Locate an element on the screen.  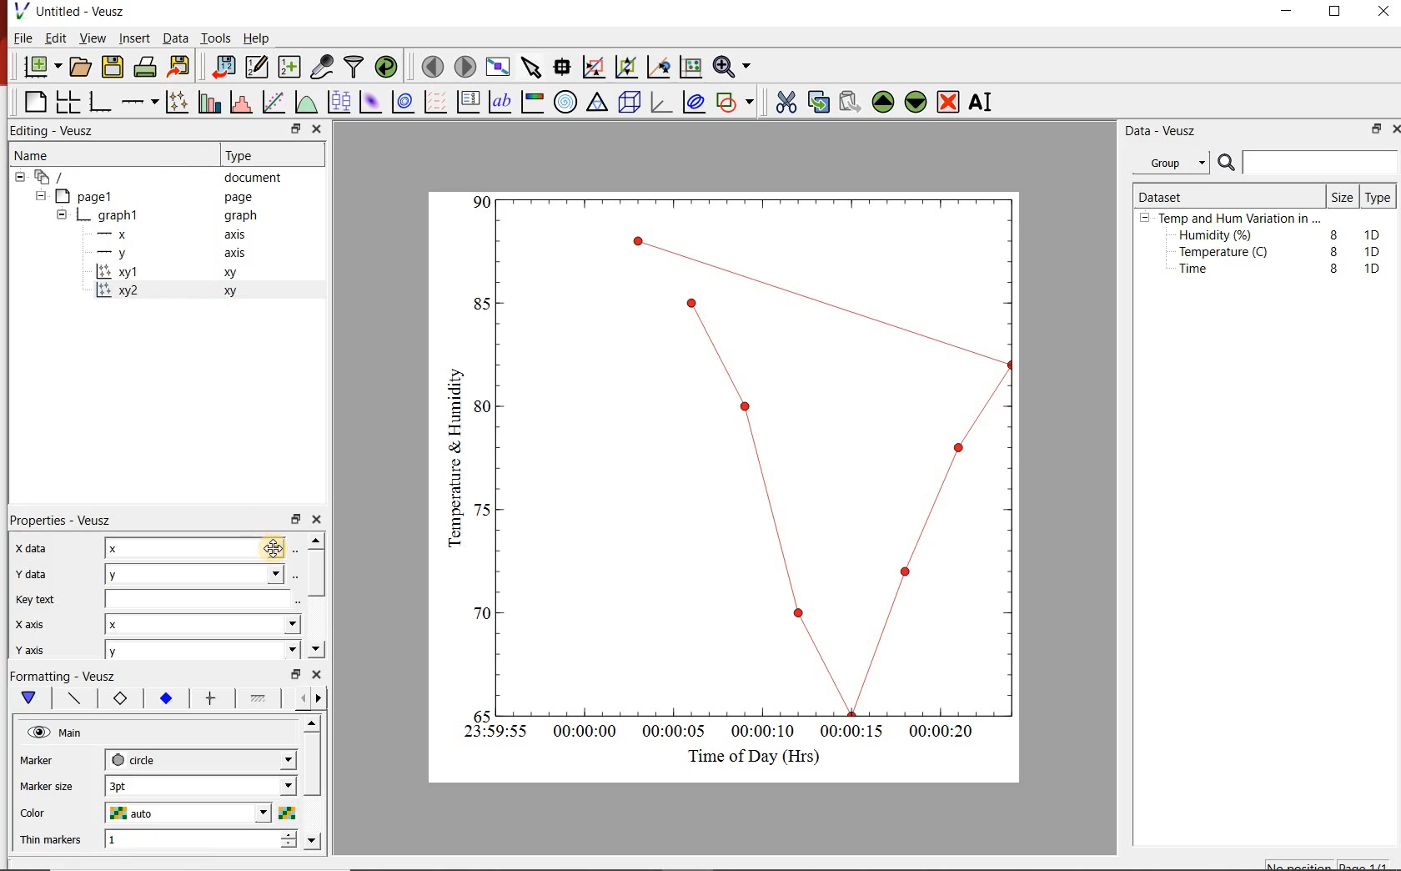
plot a 2d dataset as contours is located at coordinates (407, 103).